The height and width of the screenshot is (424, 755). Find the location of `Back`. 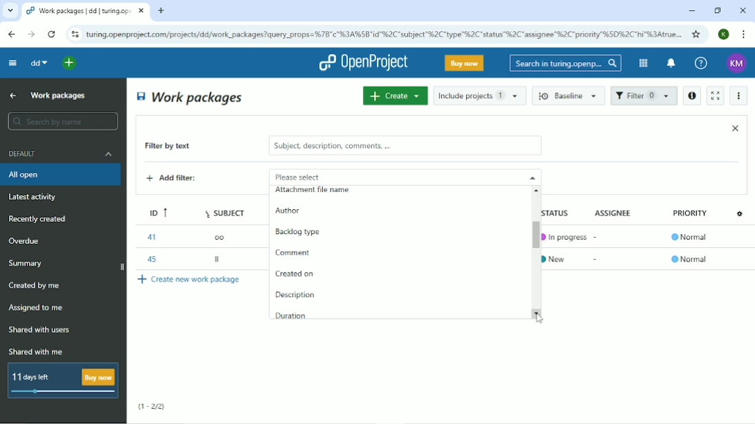

Back is located at coordinates (11, 34).